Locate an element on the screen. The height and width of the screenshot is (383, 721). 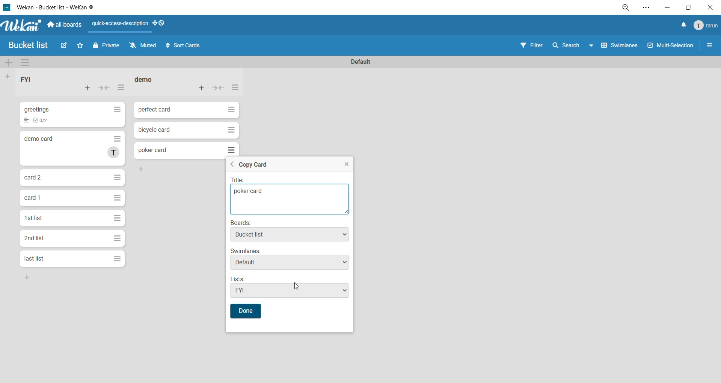
cursor is located at coordinates (298, 288).